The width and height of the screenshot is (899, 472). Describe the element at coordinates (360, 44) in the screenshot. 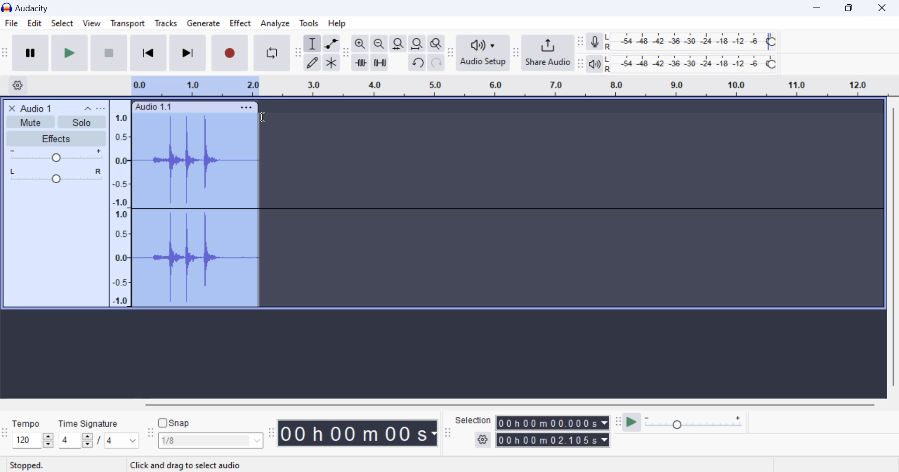

I see `zoom in` at that location.